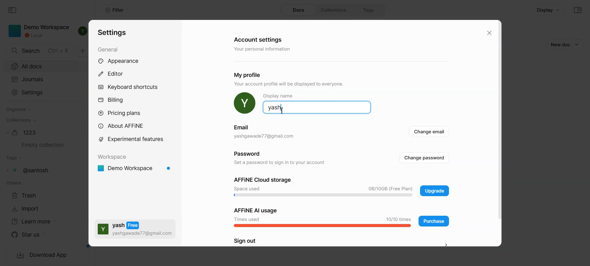  What do you see at coordinates (578, 10) in the screenshot?
I see `Collapse sidebar` at bounding box center [578, 10].